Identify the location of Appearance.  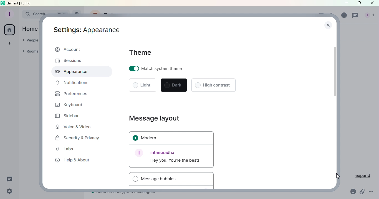
(82, 71).